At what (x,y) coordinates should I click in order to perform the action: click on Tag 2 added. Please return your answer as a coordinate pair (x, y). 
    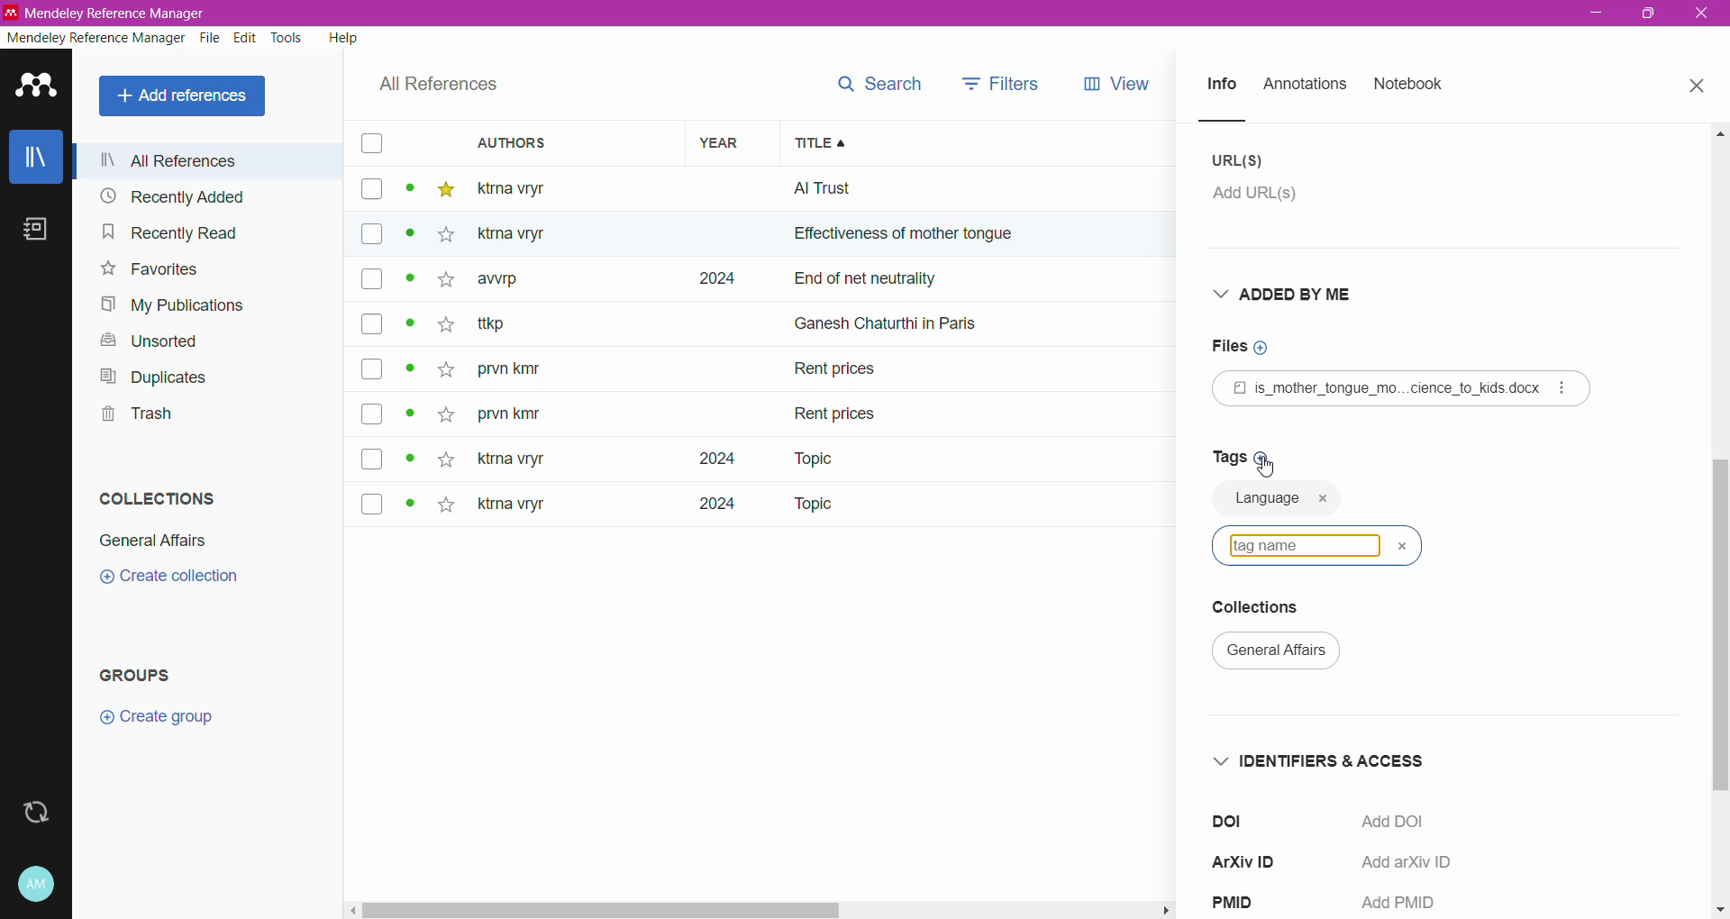
    Looking at the image, I should click on (1412, 500).